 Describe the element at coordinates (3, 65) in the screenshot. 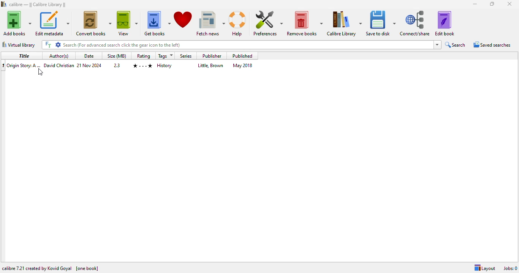

I see `index number` at that location.